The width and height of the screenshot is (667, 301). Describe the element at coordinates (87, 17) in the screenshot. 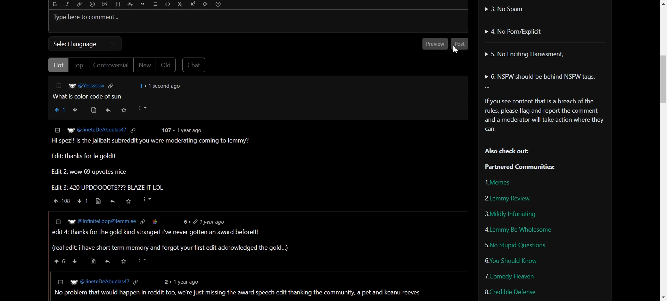

I see `Text` at that location.